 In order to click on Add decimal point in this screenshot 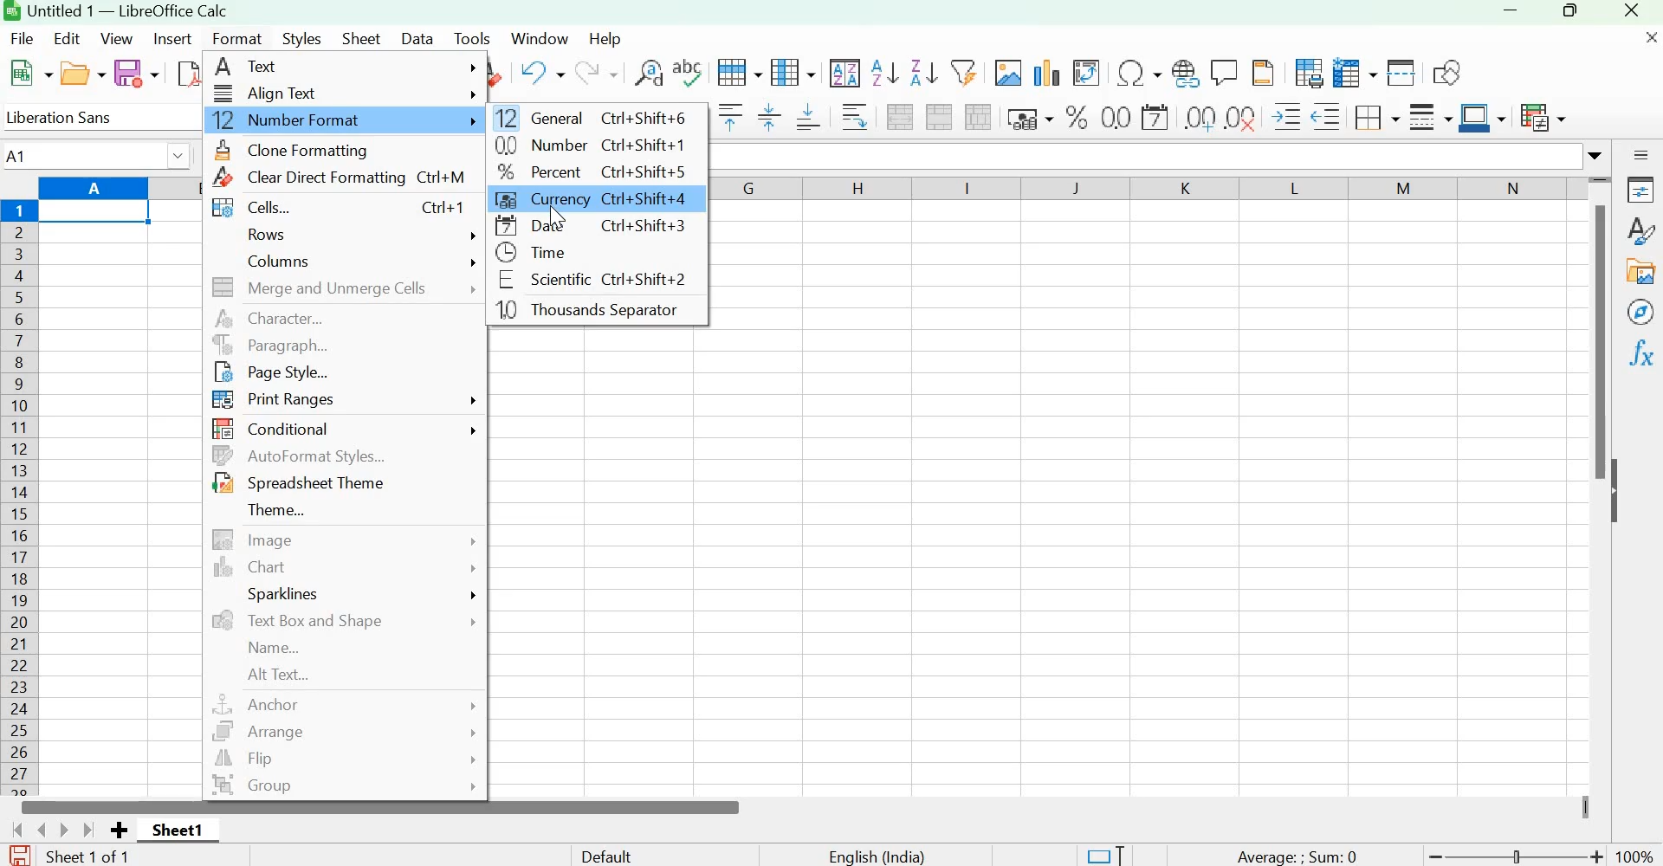, I will do `click(1194, 117)`.